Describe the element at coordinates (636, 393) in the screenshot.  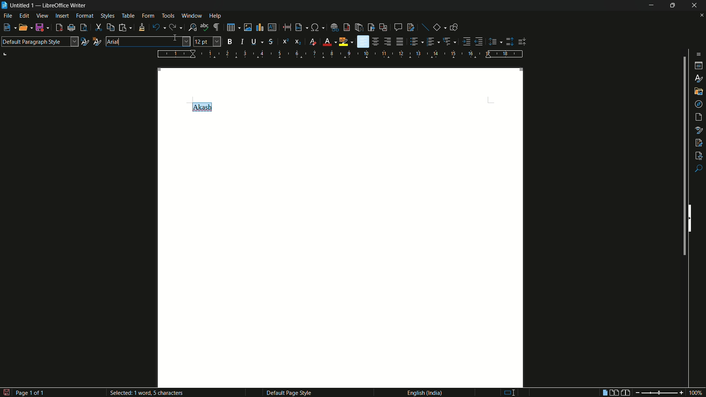
I see `zoom out` at that location.